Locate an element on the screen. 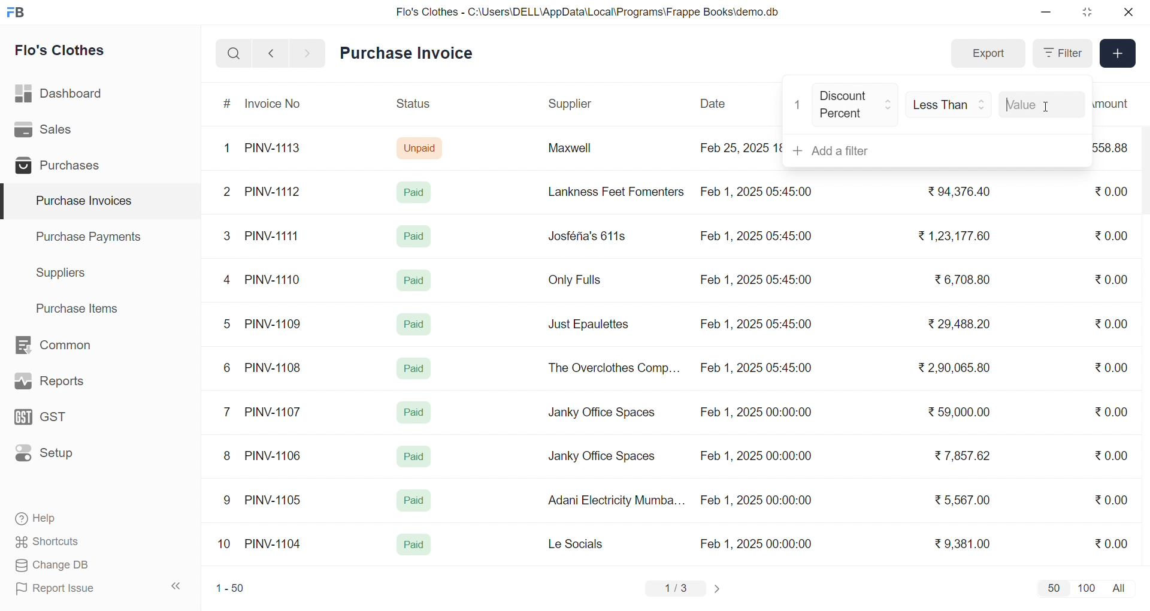  Purchase Items is located at coordinates (81, 307).